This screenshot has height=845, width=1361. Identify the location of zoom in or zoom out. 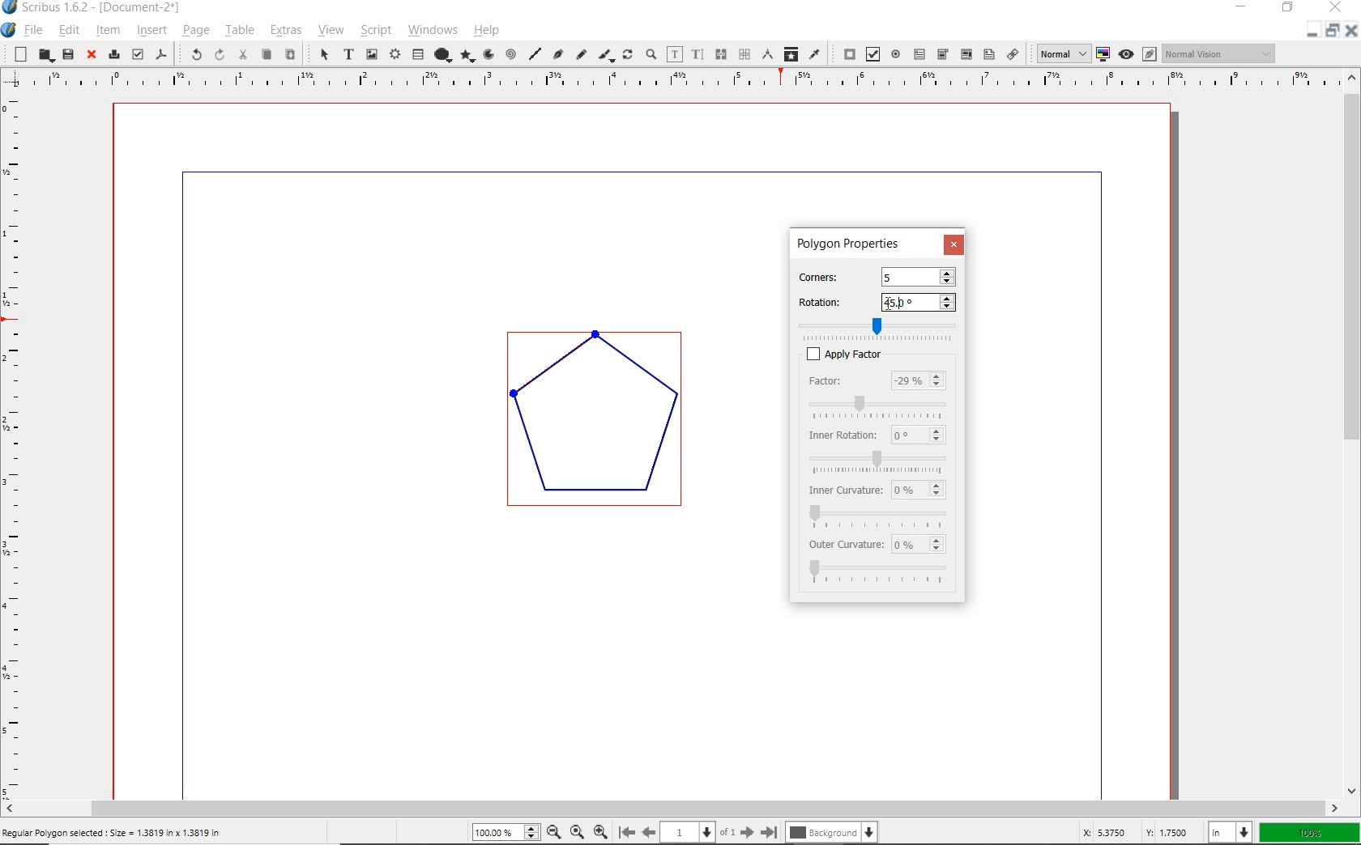
(651, 53).